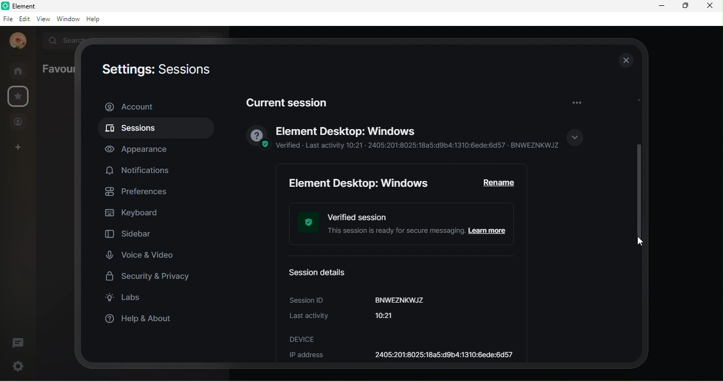 This screenshot has width=723, height=382. I want to click on labs, so click(128, 299).